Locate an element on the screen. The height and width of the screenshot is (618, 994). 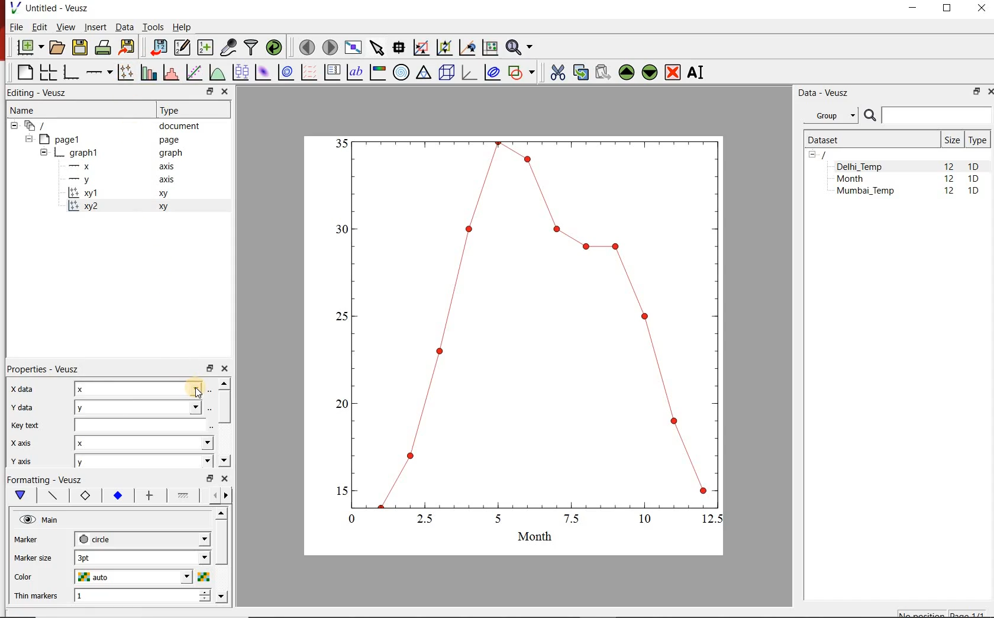
paste widget from the clipboard is located at coordinates (603, 72).